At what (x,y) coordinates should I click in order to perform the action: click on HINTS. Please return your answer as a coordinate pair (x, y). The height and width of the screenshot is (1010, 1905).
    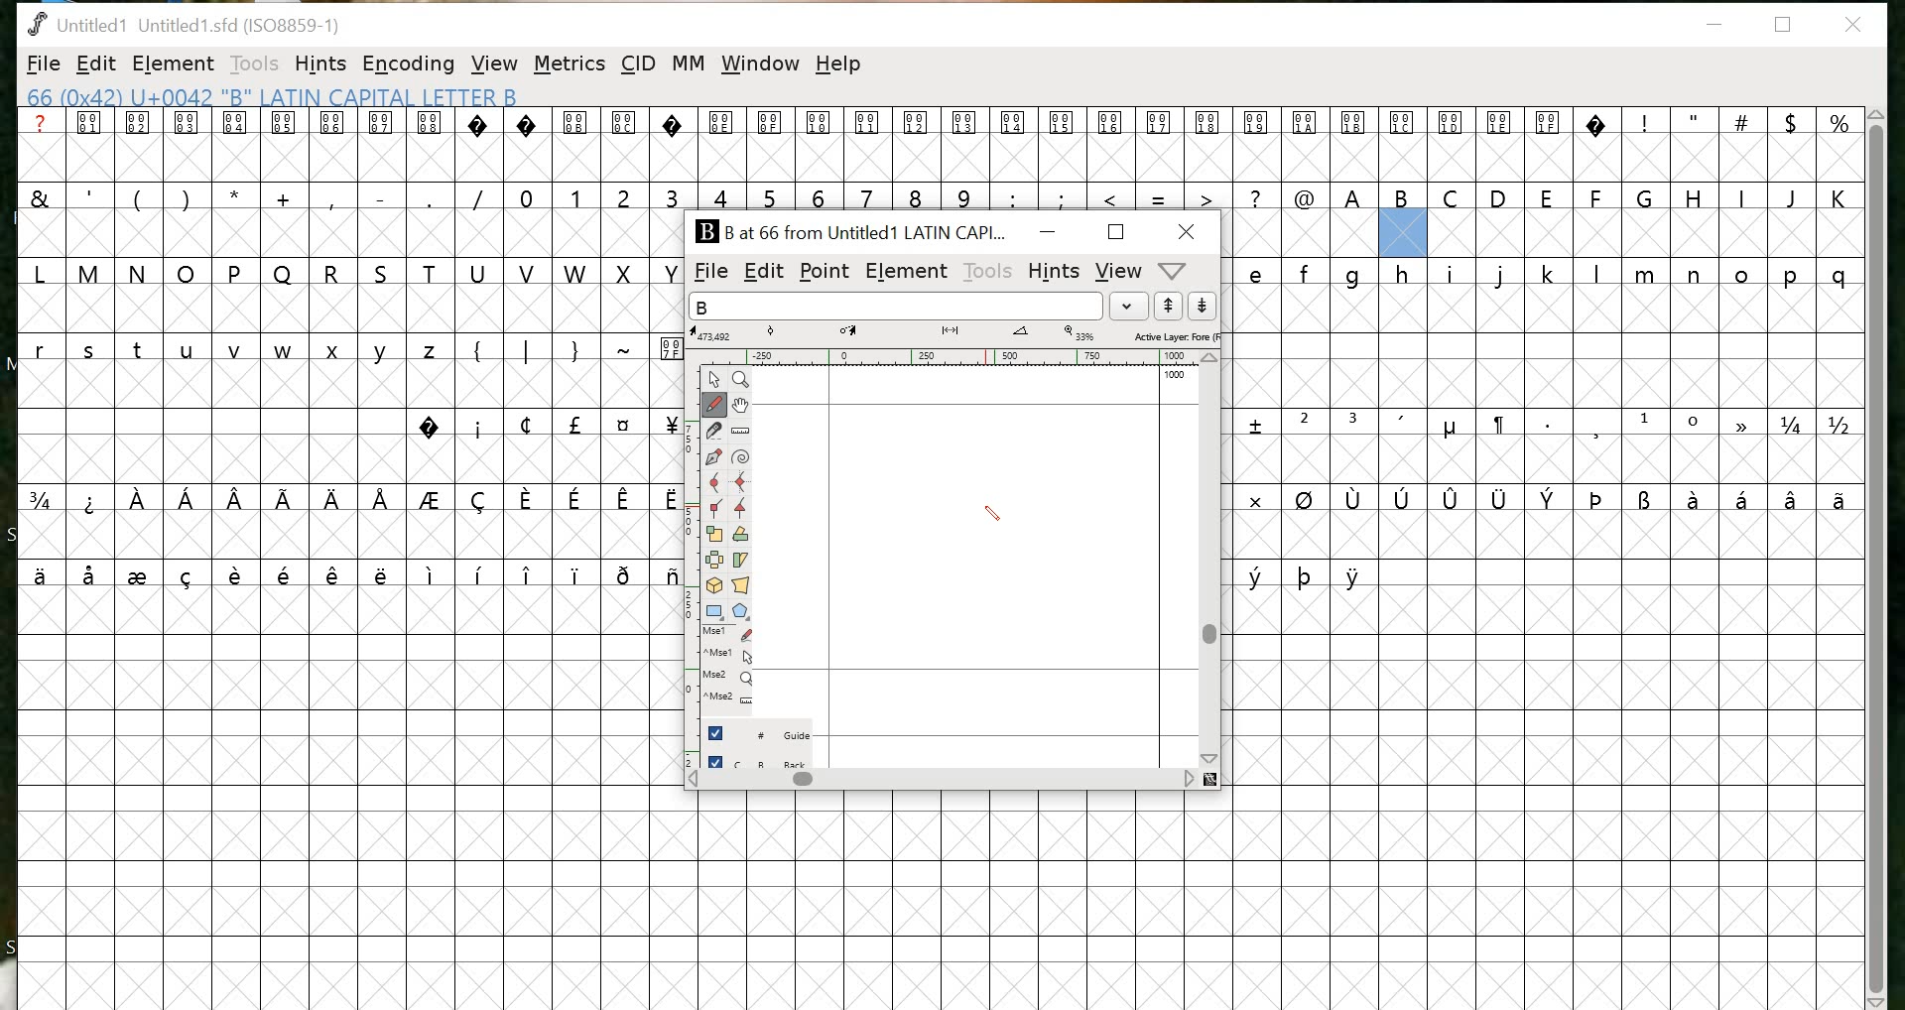
    Looking at the image, I should click on (319, 64).